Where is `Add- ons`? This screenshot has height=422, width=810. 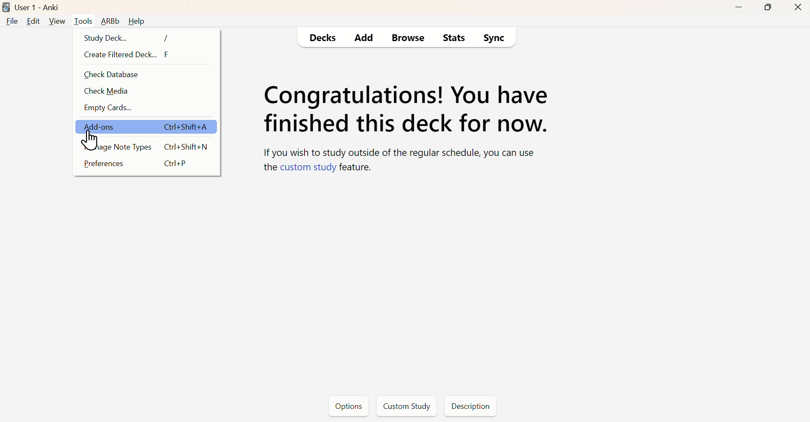
Add- ons is located at coordinates (144, 127).